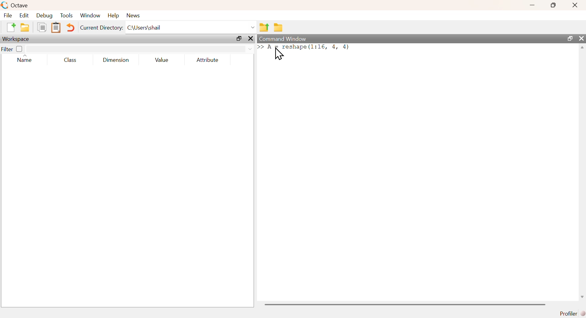  I want to click on dimension, so click(118, 61).